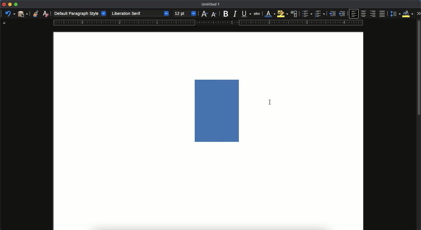 The height and width of the screenshot is (230, 421). I want to click on clone formatting, so click(35, 14).